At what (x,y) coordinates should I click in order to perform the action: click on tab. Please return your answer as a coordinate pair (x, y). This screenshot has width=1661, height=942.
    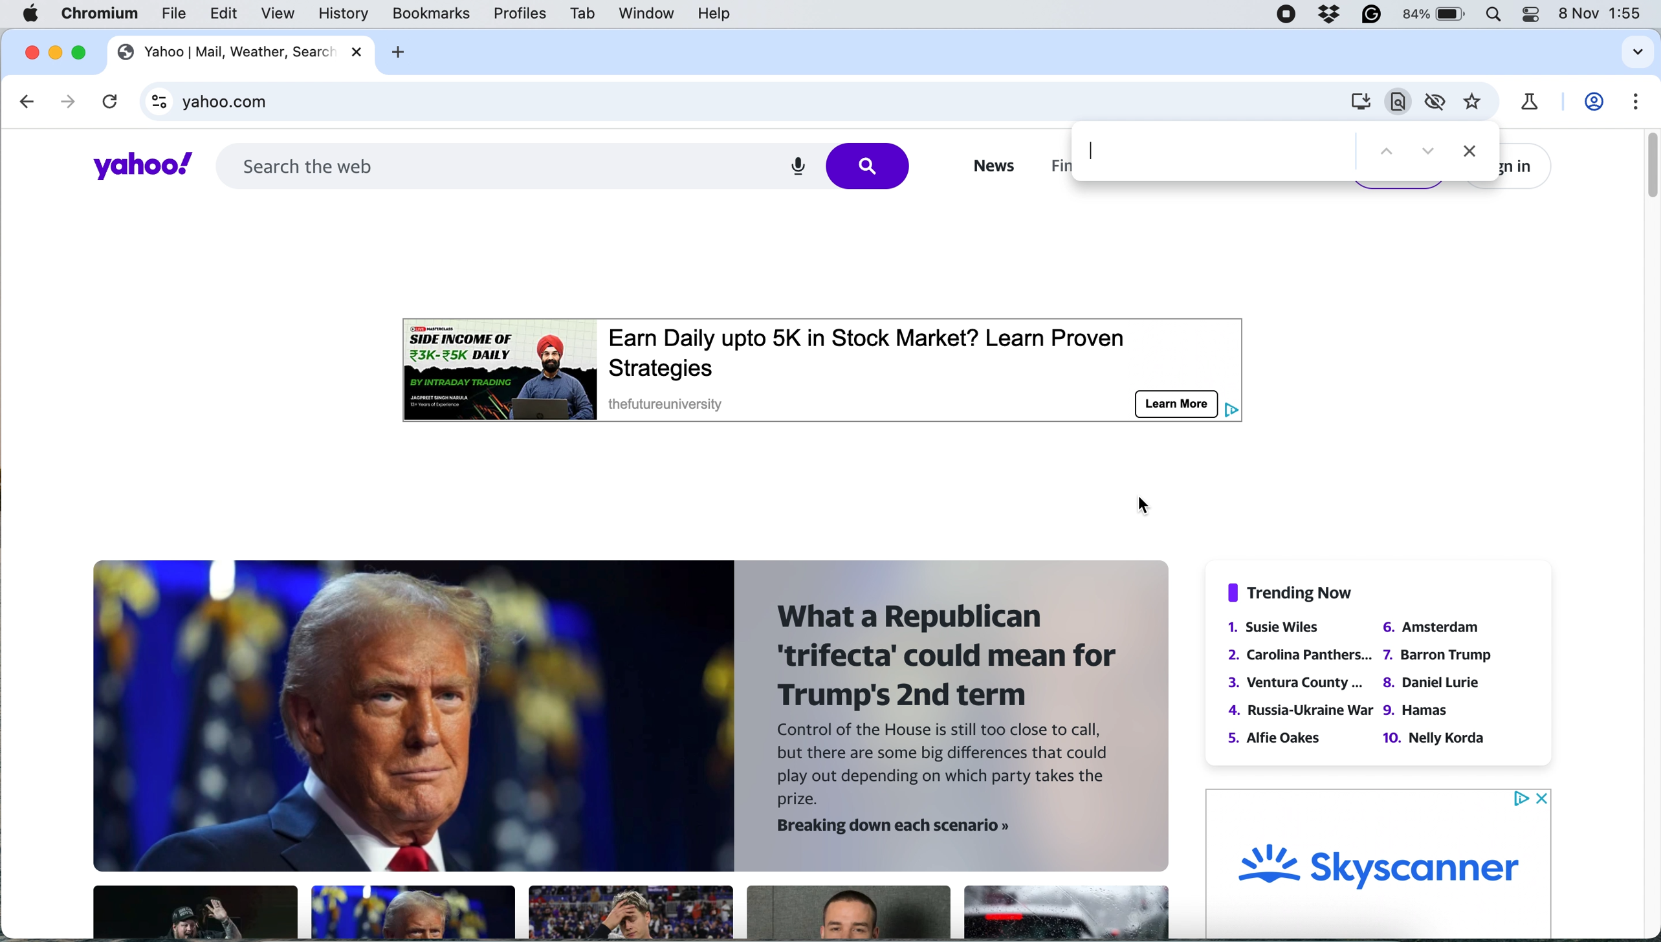
    Looking at the image, I should click on (585, 12).